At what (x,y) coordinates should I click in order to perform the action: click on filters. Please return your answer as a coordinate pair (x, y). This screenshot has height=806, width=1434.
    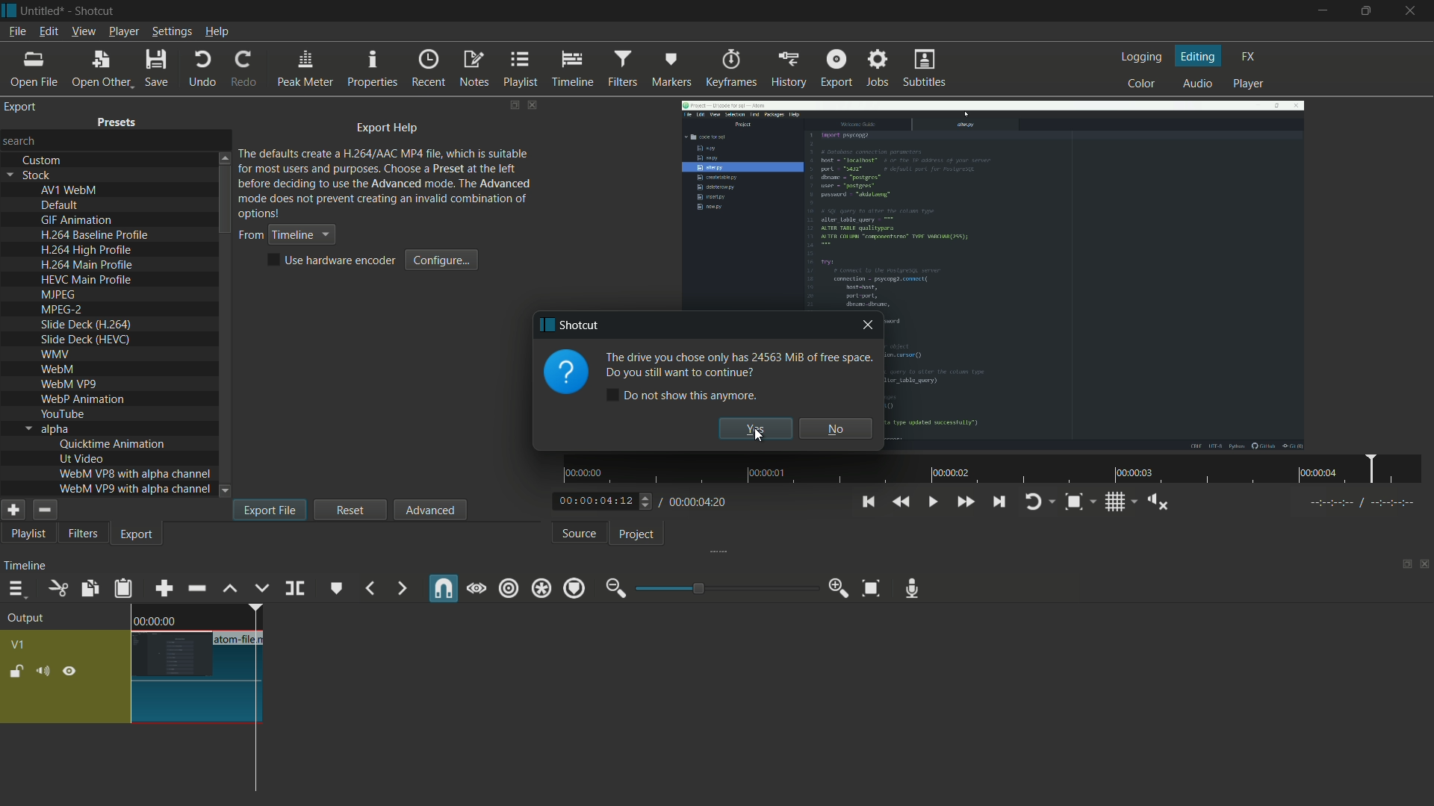
    Looking at the image, I should click on (83, 534).